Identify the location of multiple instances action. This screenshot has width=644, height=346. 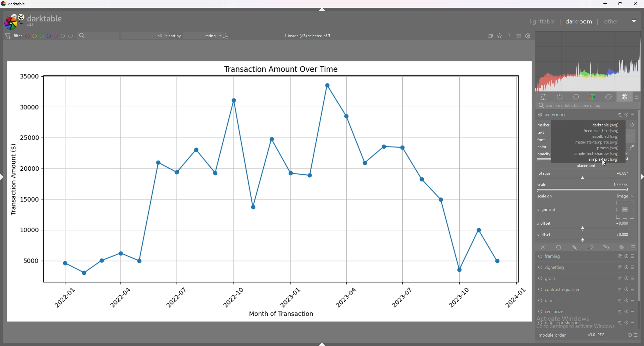
(620, 256).